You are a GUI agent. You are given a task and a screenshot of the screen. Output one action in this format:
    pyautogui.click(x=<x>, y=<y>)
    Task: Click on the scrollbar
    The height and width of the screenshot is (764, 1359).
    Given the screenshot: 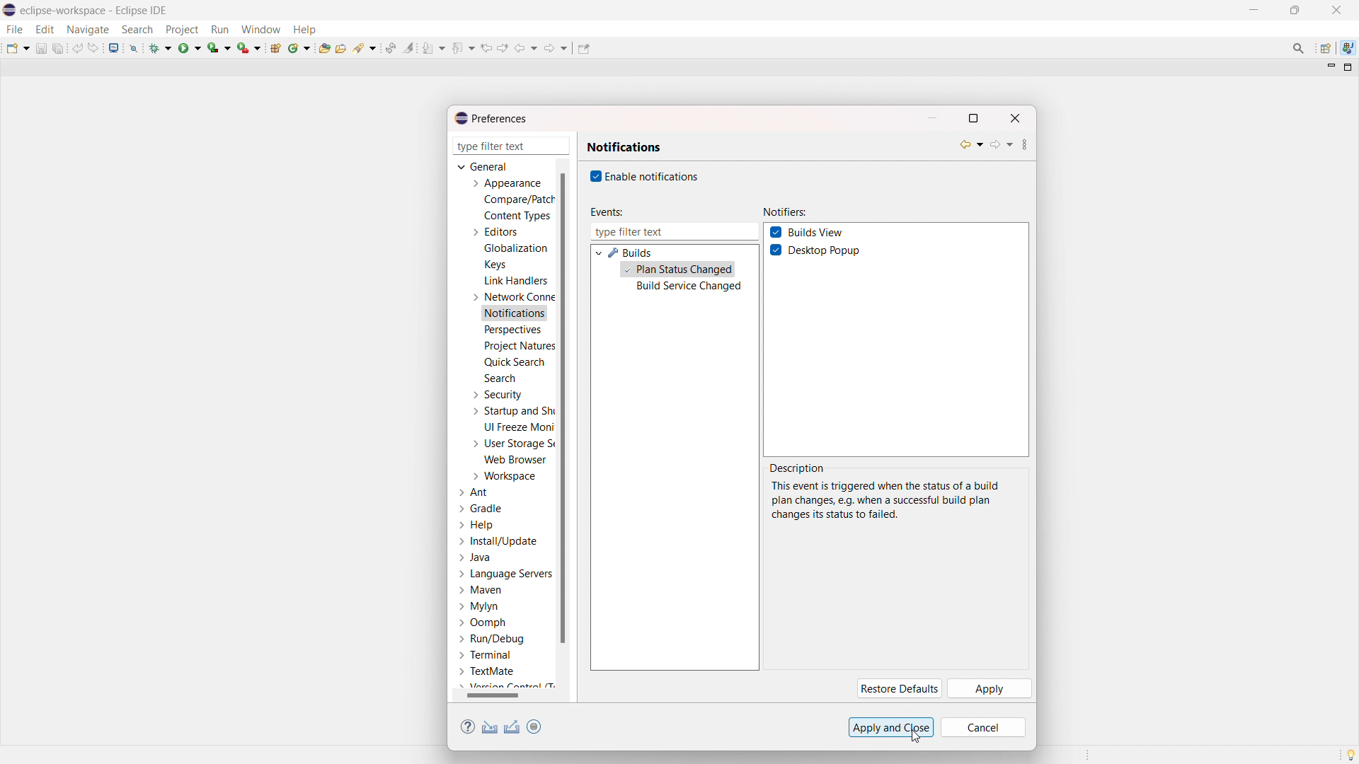 What is the action you would take?
    pyautogui.click(x=503, y=695)
    